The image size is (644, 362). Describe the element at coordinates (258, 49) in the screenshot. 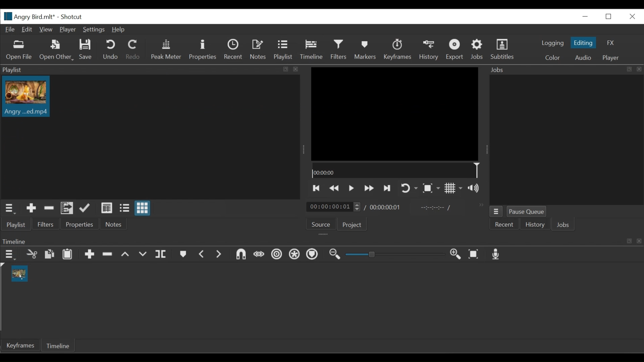

I see `Notes` at that location.